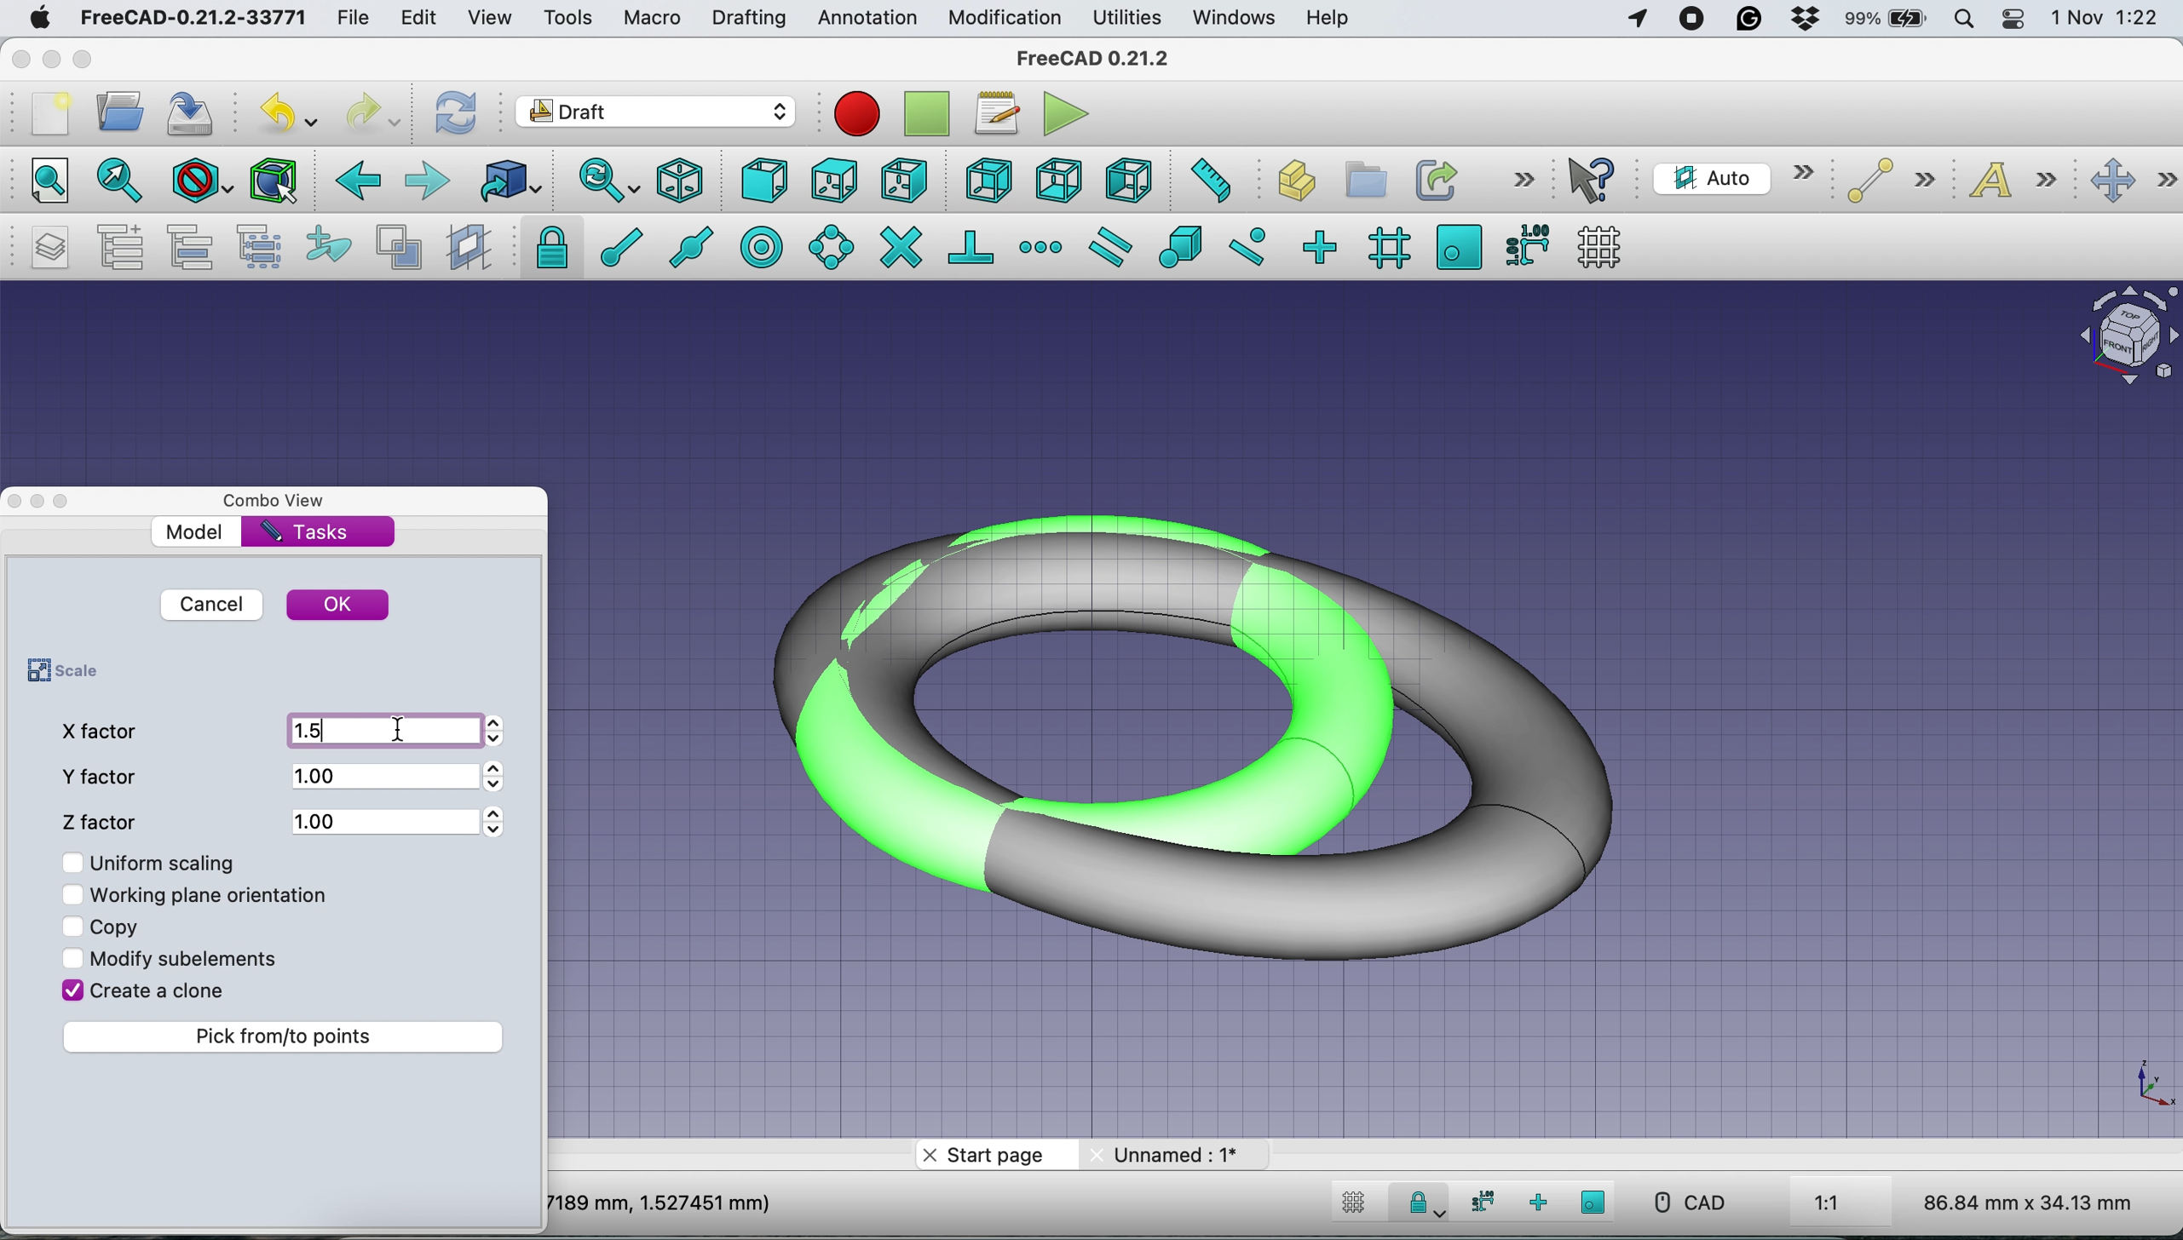  Describe the element at coordinates (356, 186) in the screenshot. I see `backward` at that location.